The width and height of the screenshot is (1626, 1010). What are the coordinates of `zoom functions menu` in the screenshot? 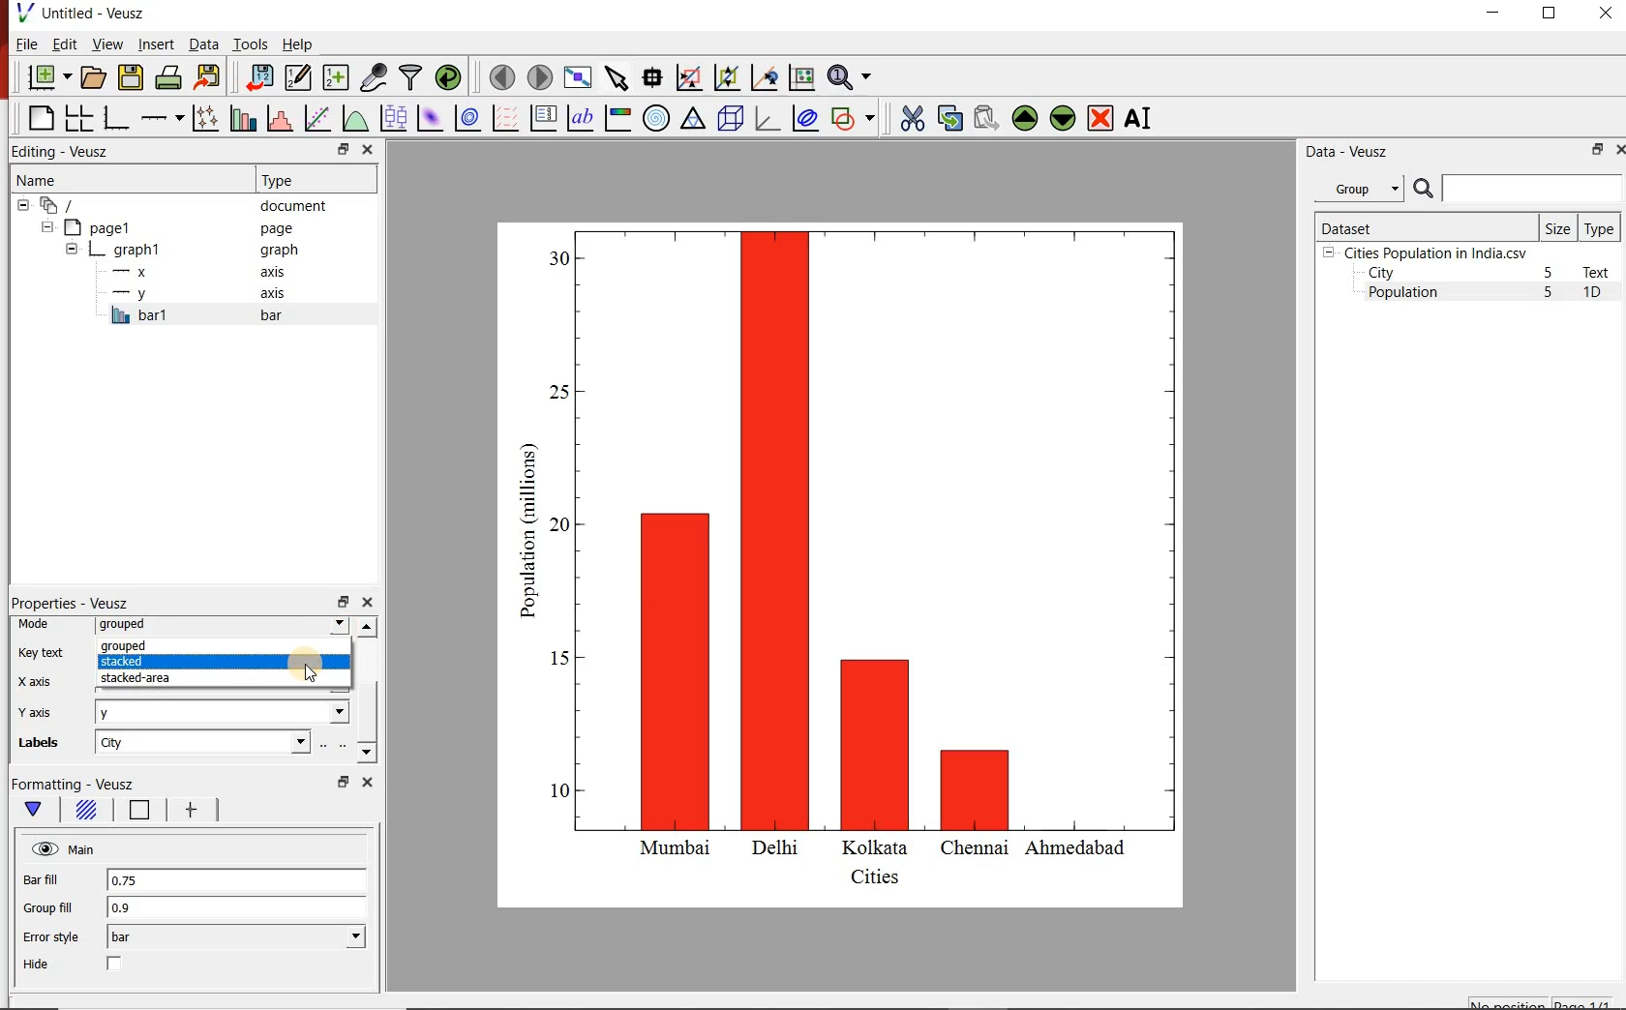 It's located at (853, 77).